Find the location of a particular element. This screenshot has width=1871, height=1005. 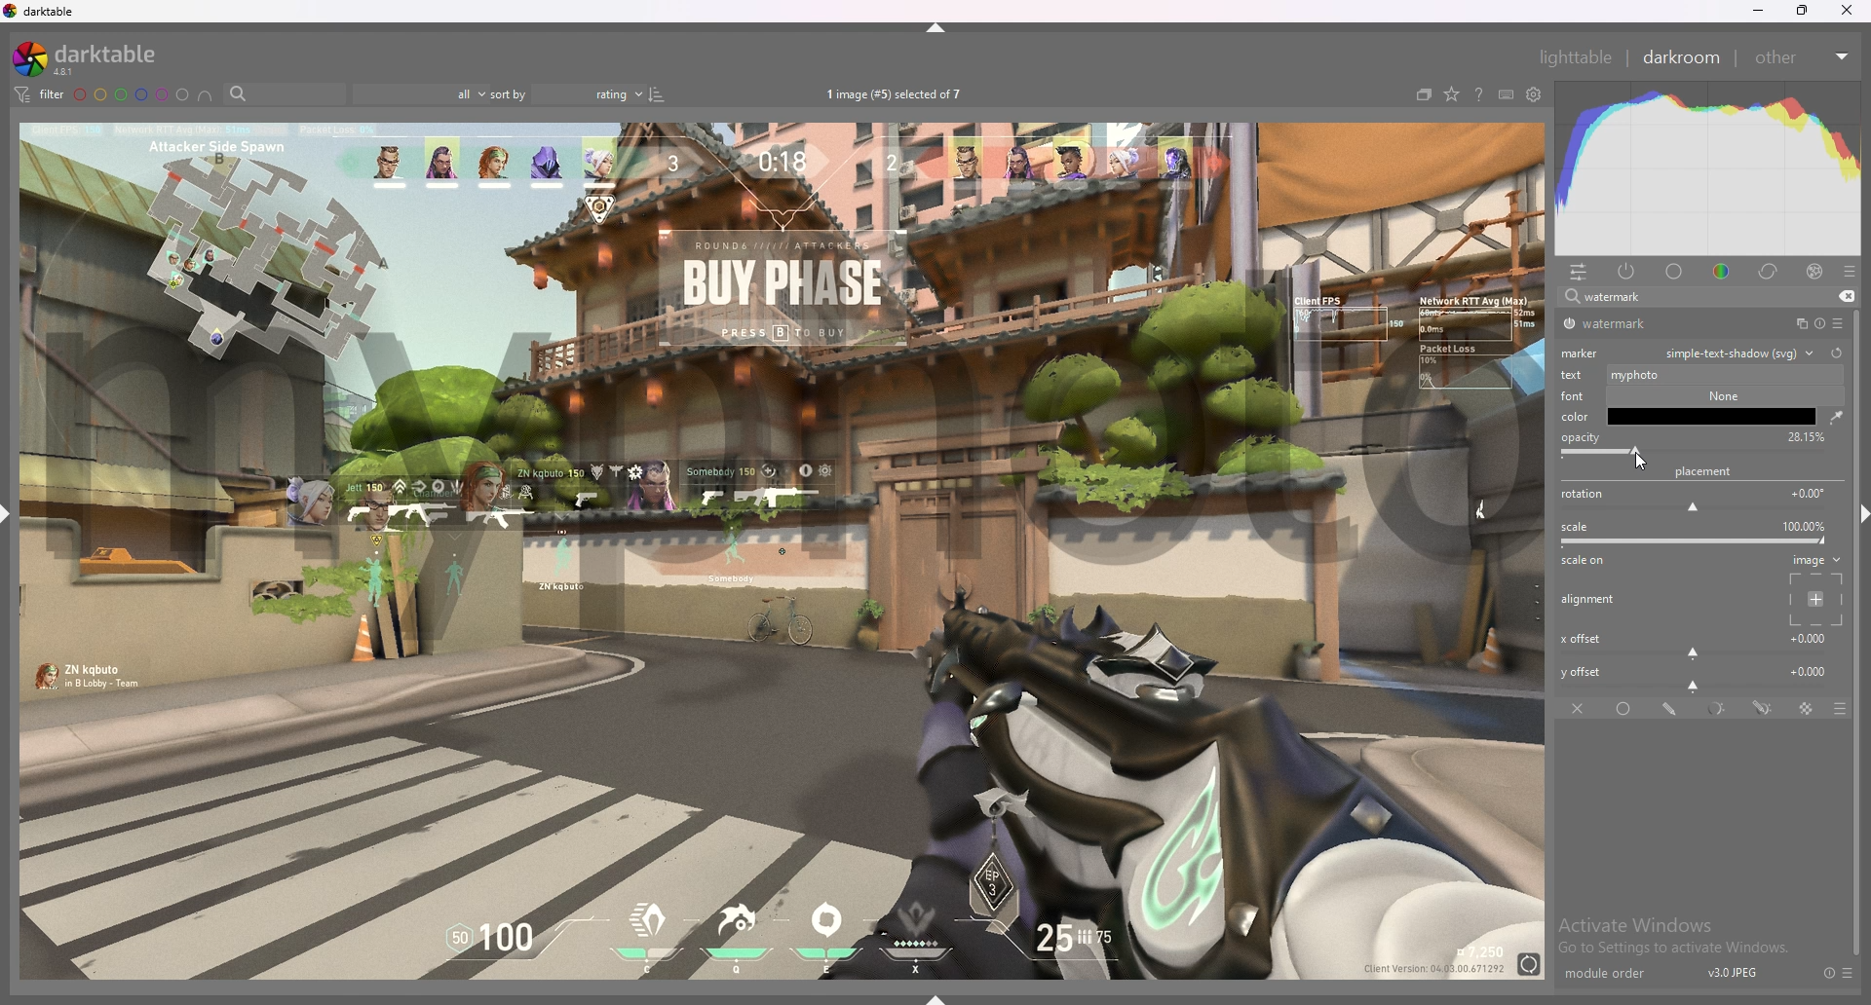

module order is located at coordinates (1615, 974).